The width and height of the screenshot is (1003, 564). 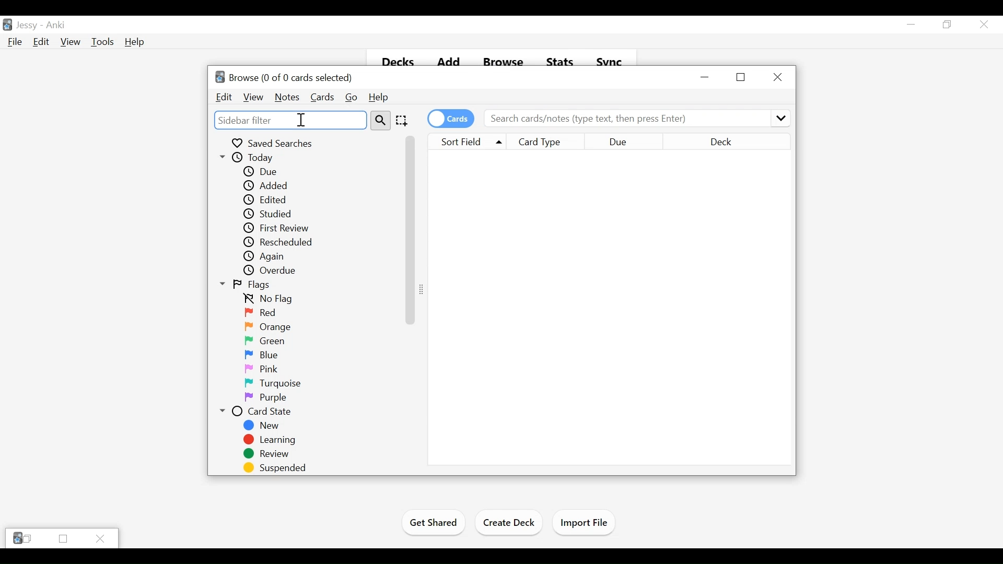 I want to click on Turquoise, so click(x=274, y=383).